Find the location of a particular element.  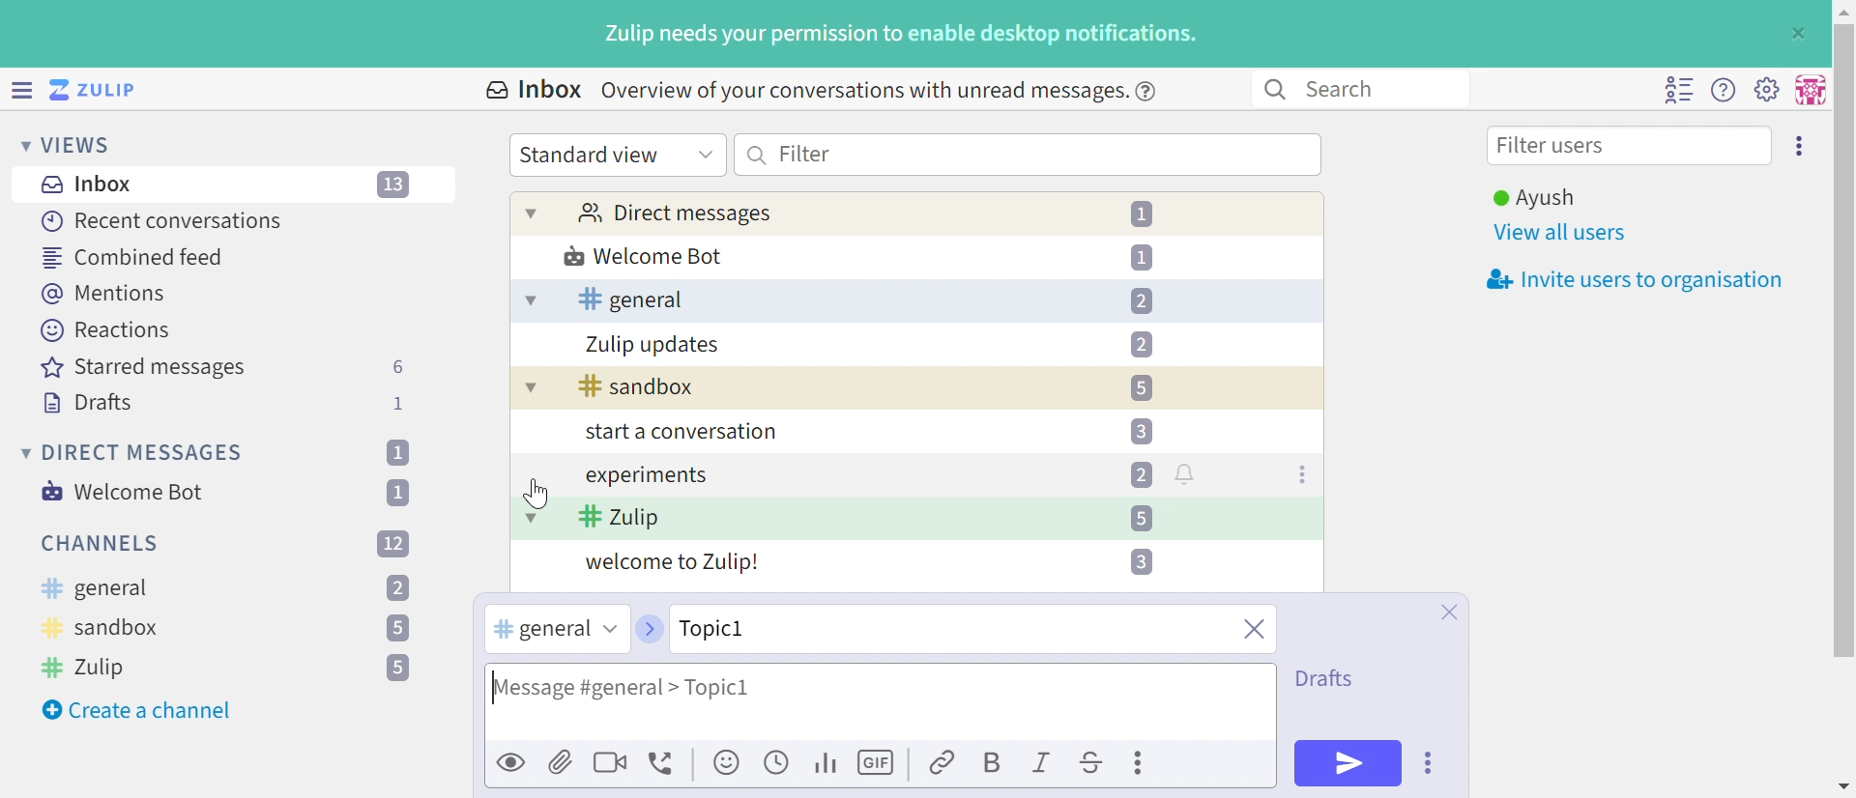

Upload files is located at coordinates (561, 761).